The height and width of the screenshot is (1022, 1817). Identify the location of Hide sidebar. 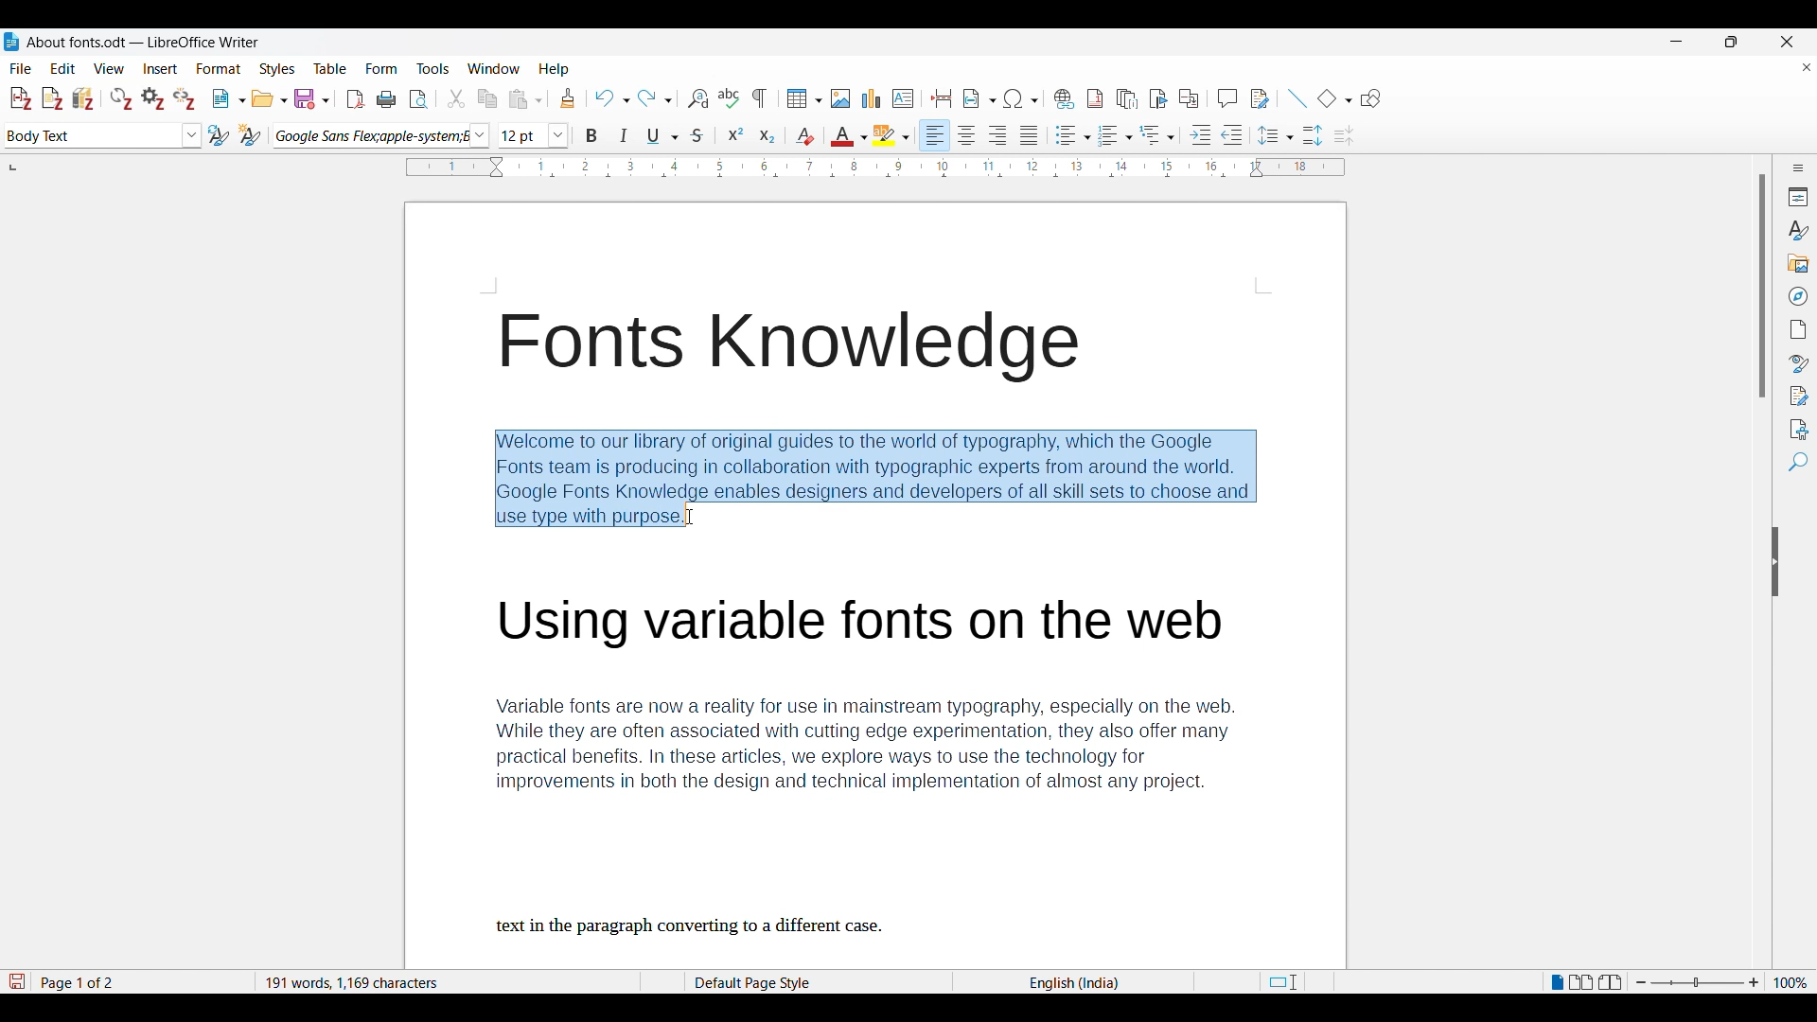
(1775, 561).